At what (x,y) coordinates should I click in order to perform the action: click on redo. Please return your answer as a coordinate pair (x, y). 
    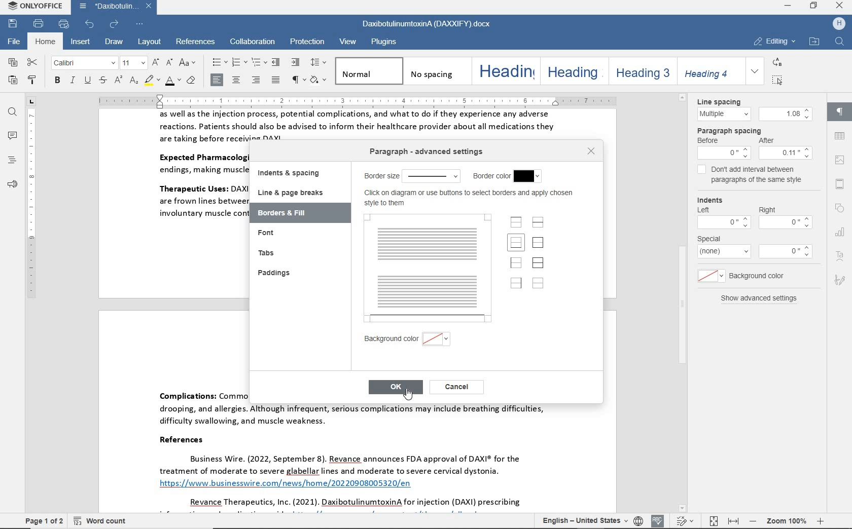
    Looking at the image, I should click on (114, 24).